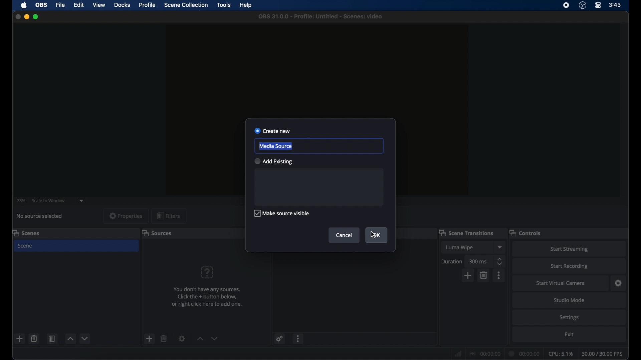 The width and height of the screenshot is (641, 360). I want to click on scene filters, so click(52, 338).